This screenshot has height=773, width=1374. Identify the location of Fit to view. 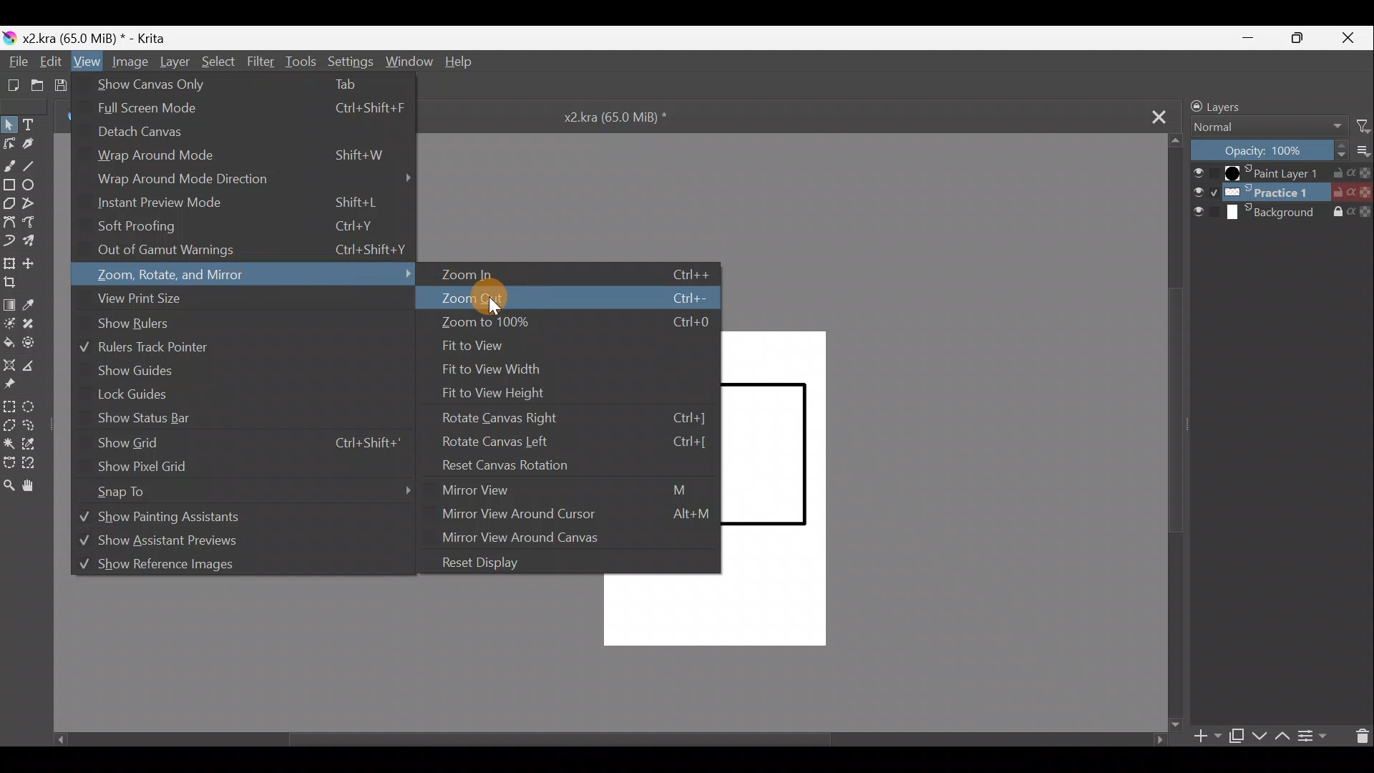
(482, 347).